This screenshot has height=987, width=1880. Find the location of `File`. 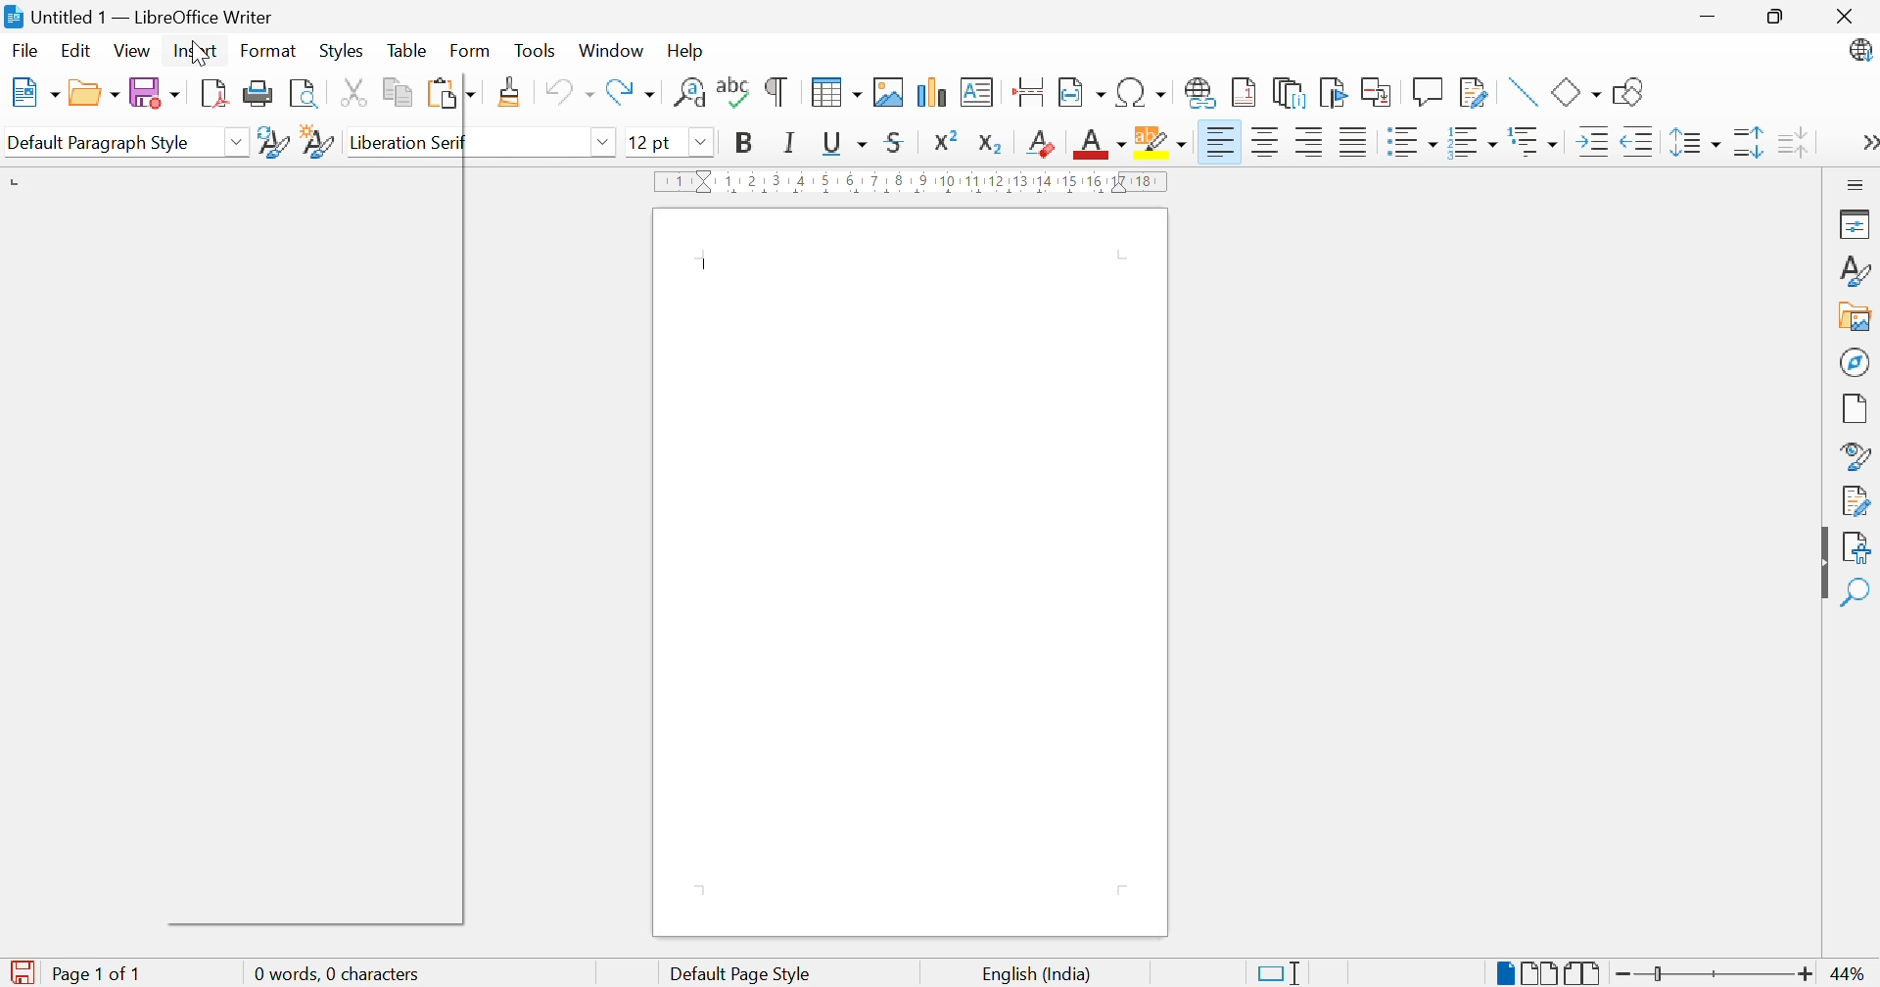

File is located at coordinates (23, 51).